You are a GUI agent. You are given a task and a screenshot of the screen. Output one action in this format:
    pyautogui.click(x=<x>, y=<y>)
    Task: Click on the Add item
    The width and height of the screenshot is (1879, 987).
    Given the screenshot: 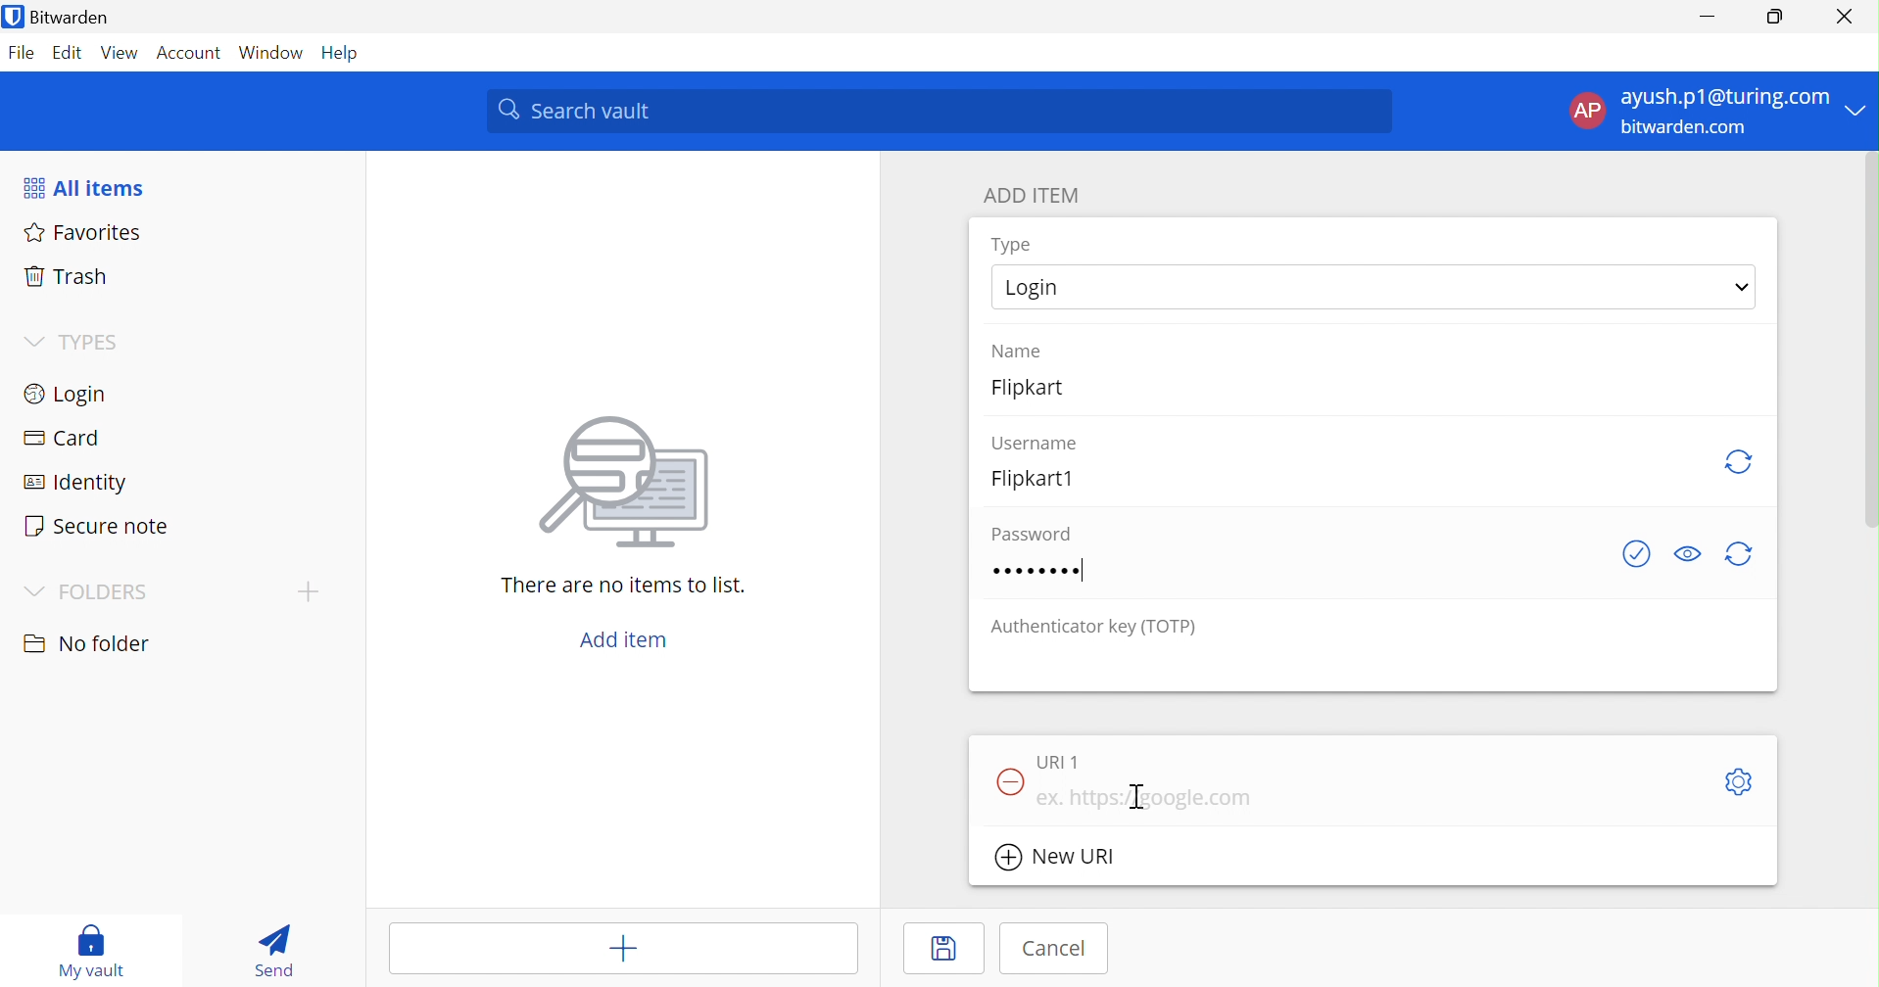 What is the action you would take?
    pyautogui.click(x=625, y=640)
    